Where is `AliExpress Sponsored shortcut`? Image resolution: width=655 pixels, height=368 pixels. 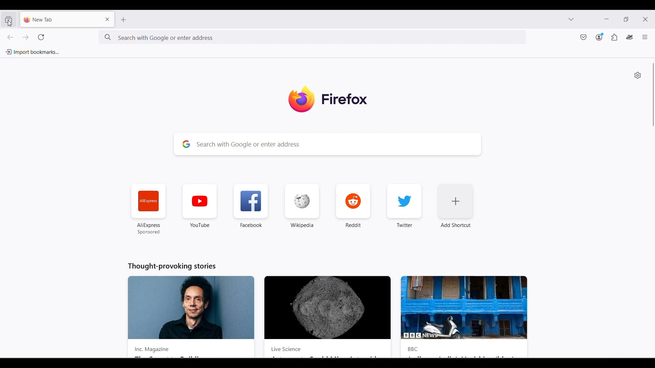
AliExpress Sponsored shortcut is located at coordinates (149, 209).